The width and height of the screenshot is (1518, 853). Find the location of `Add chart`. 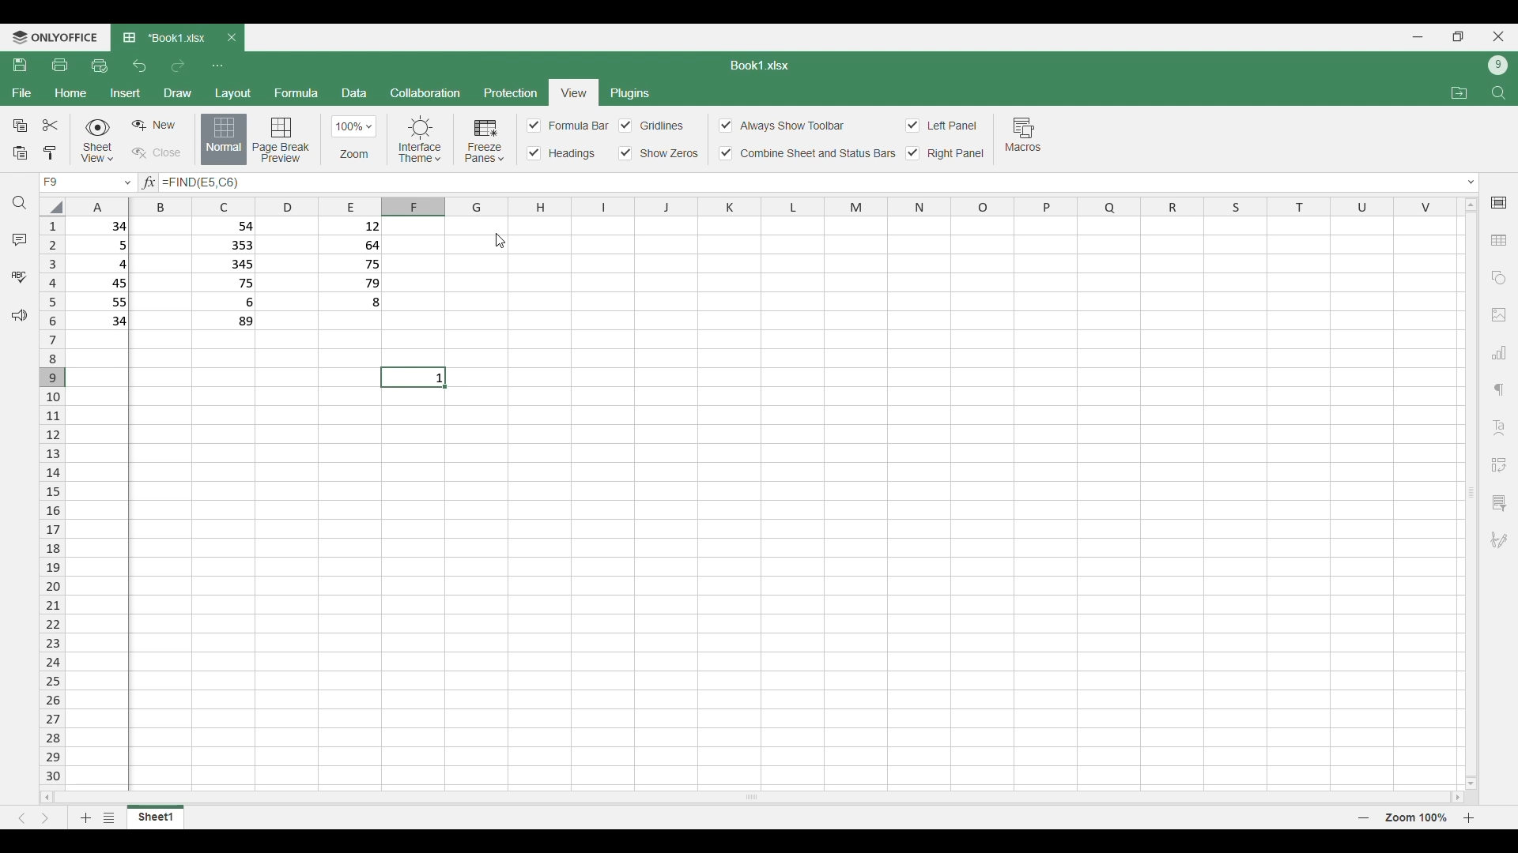

Add chart is located at coordinates (1499, 352).